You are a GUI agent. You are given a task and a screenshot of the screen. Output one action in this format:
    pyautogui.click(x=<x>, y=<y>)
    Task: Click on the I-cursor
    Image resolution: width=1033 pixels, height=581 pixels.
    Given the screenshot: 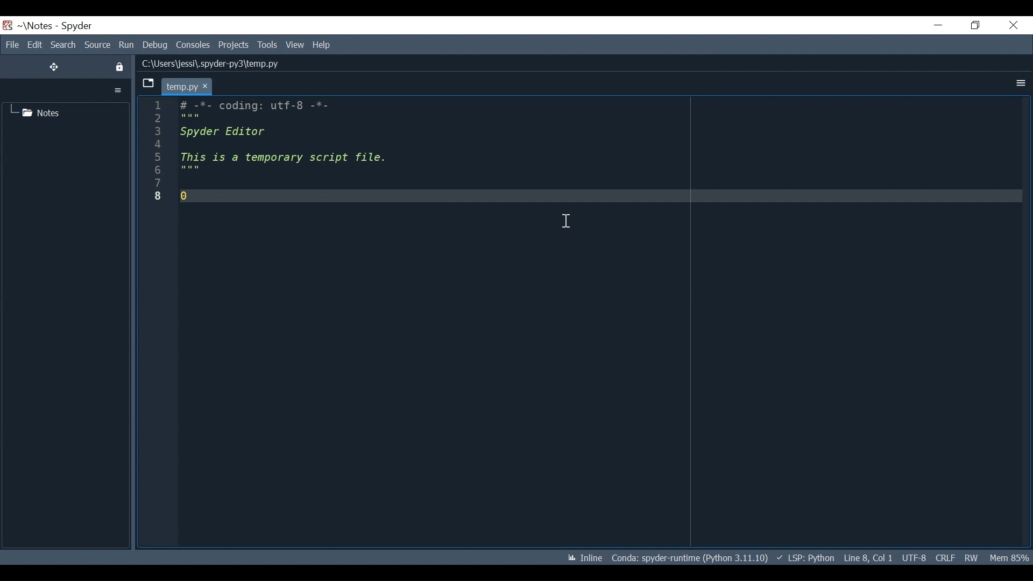 What is the action you would take?
    pyautogui.click(x=566, y=221)
    